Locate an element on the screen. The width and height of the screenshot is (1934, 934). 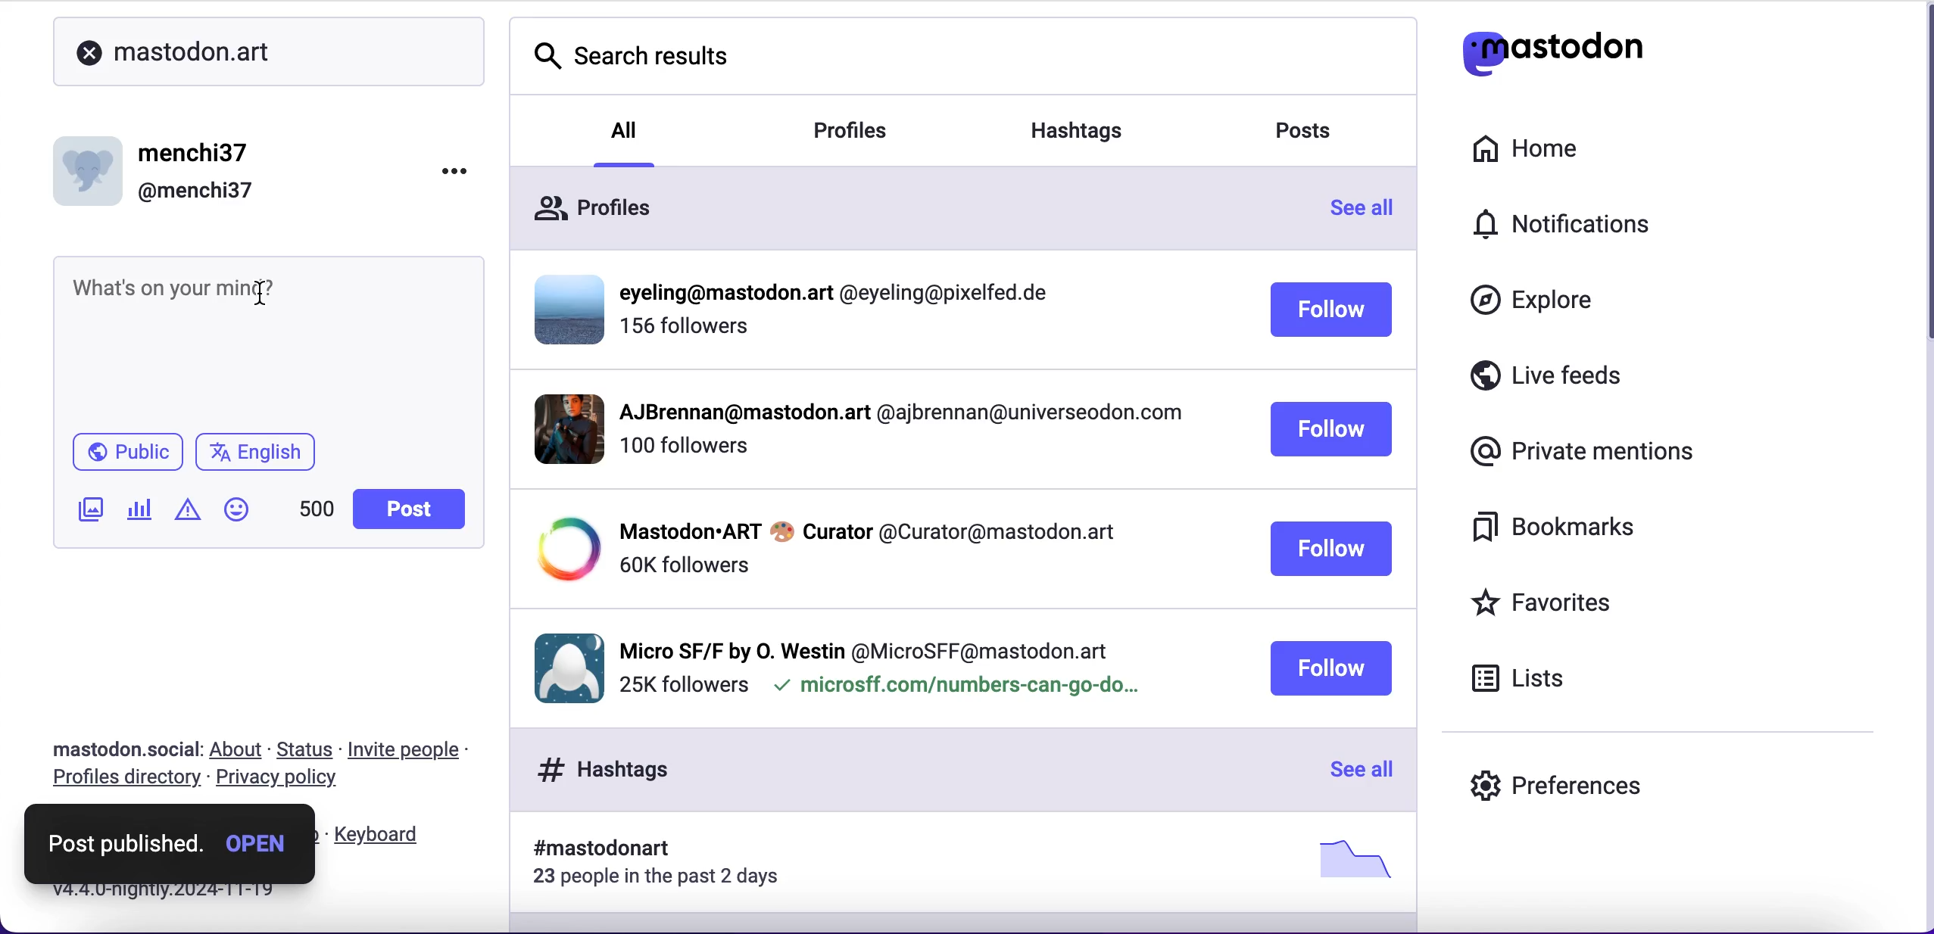
all is located at coordinates (626, 128).